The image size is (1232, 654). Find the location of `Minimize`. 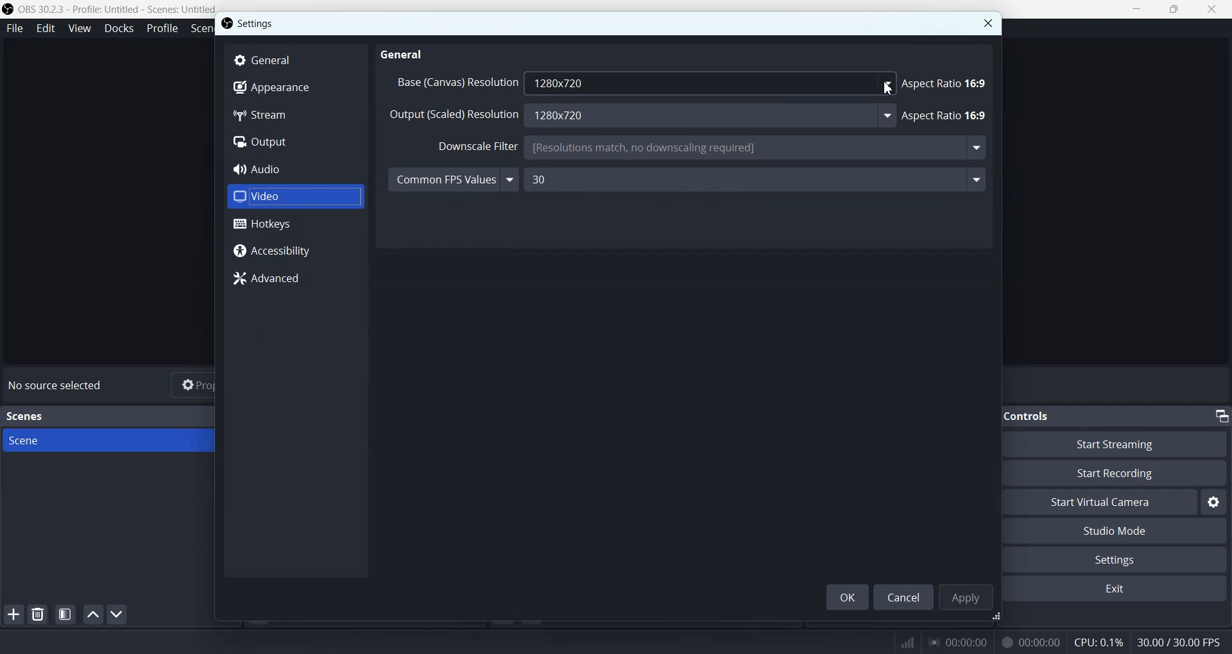

Minimize is located at coordinates (1136, 8).